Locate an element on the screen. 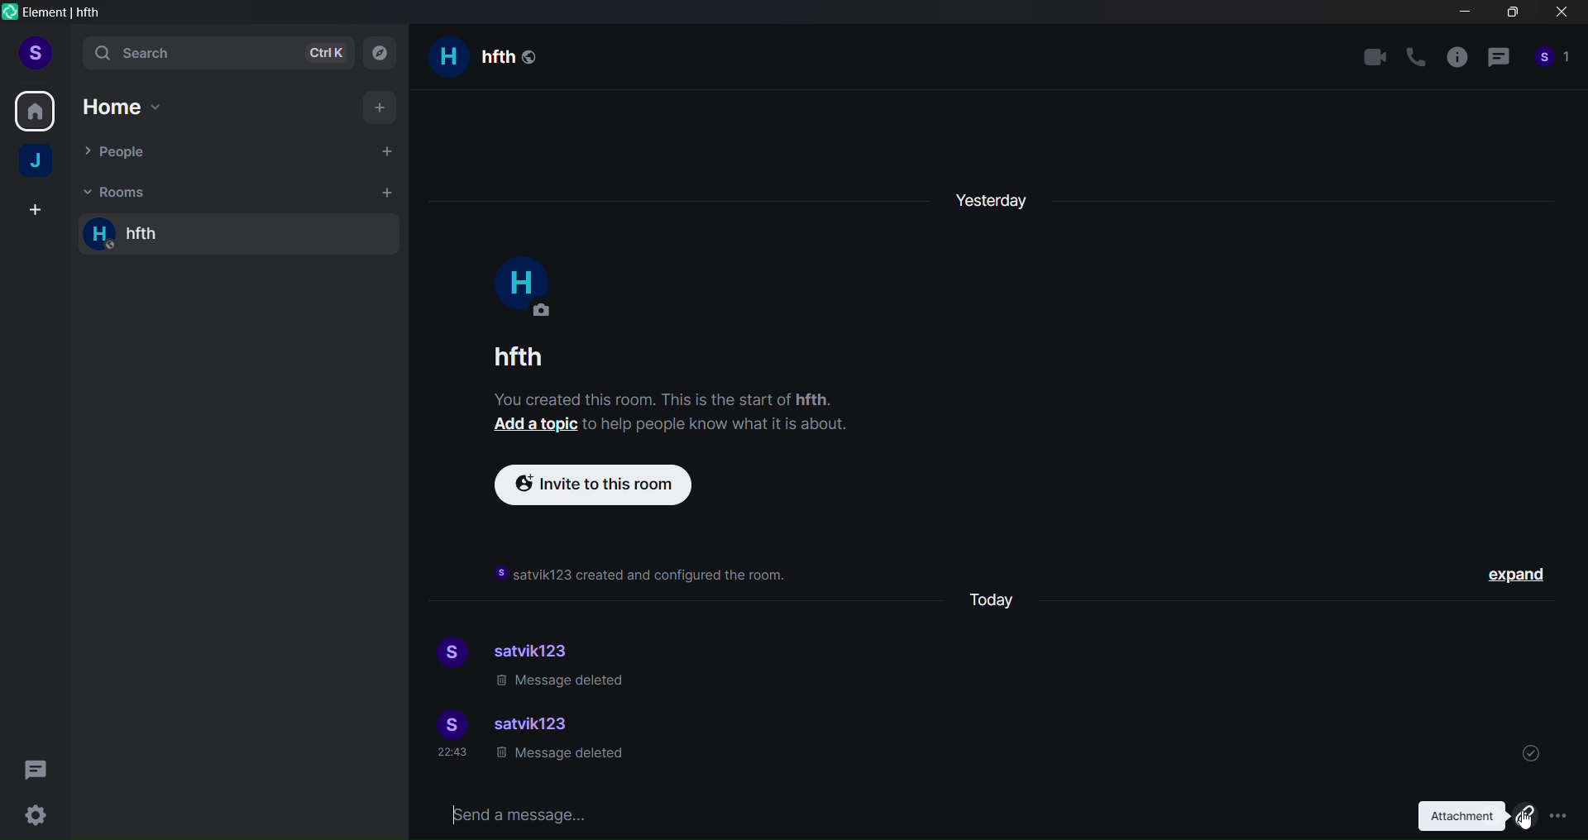 This screenshot has height=840, width=1588. call is located at coordinates (1416, 58).